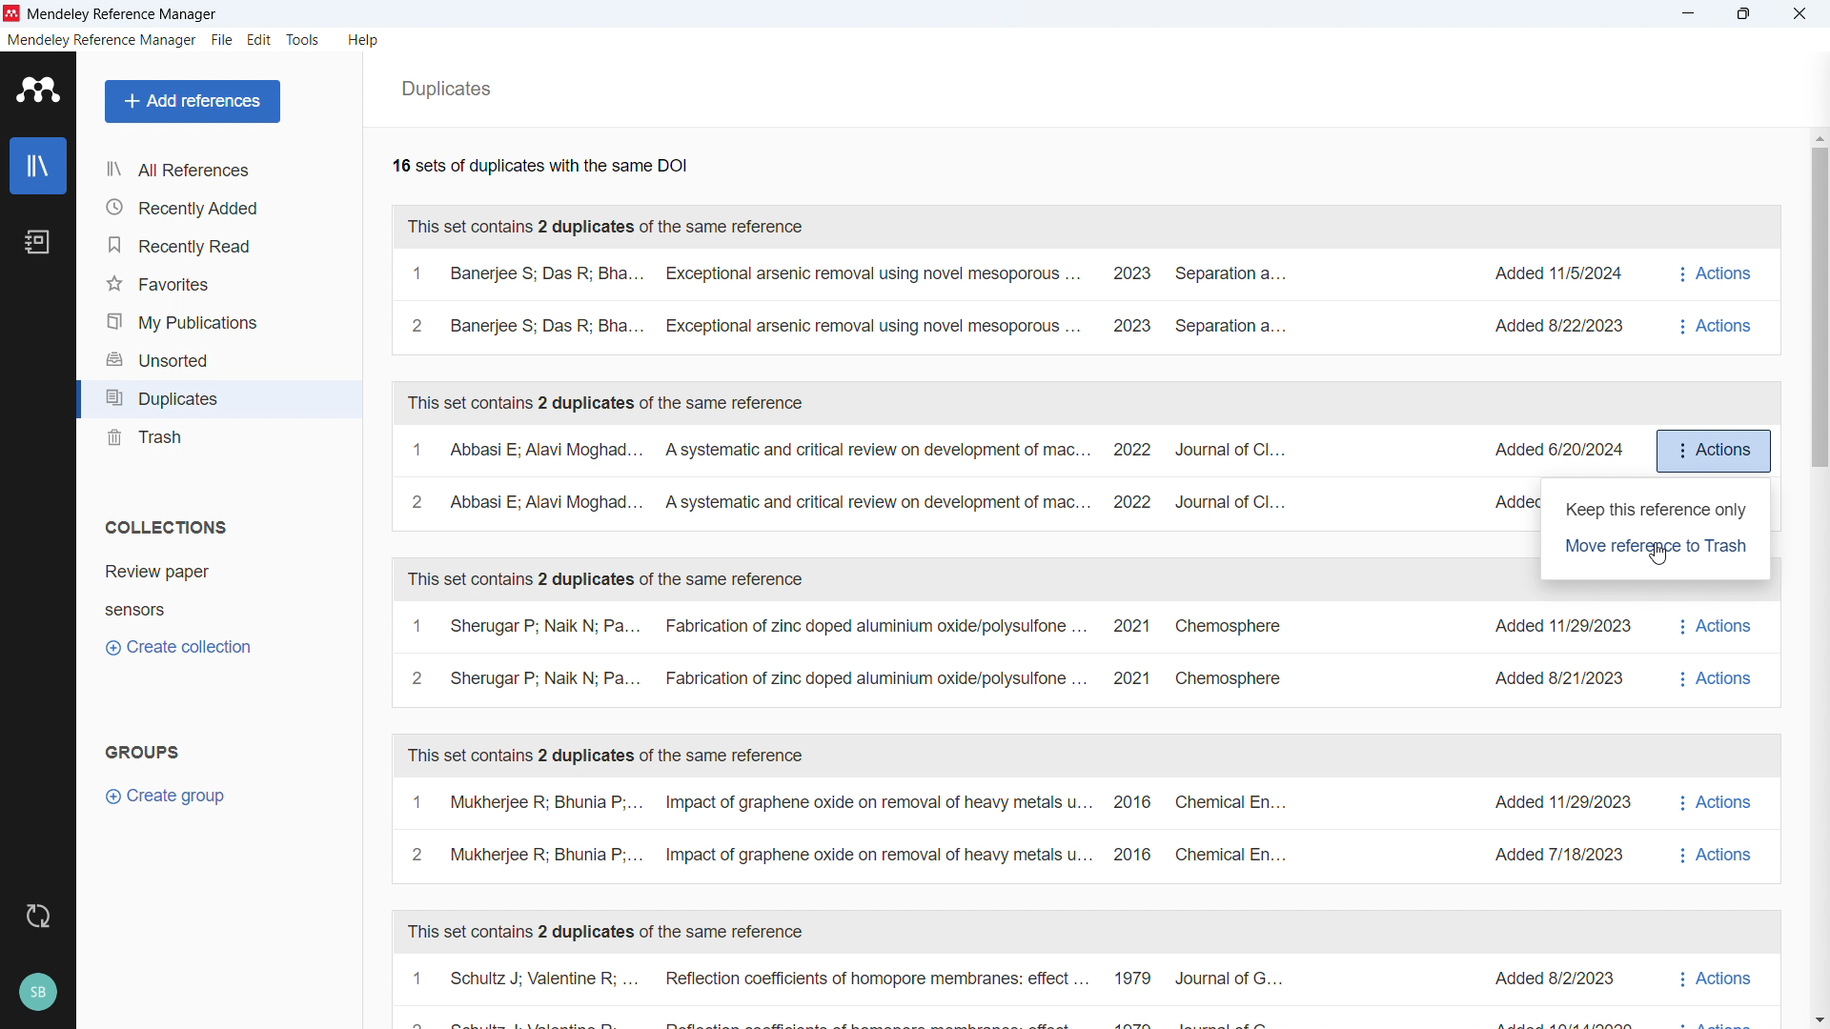 This screenshot has width=1830, height=1029. What do you see at coordinates (1658, 555) in the screenshot?
I see `Cursor ` at bounding box center [1658, 555].